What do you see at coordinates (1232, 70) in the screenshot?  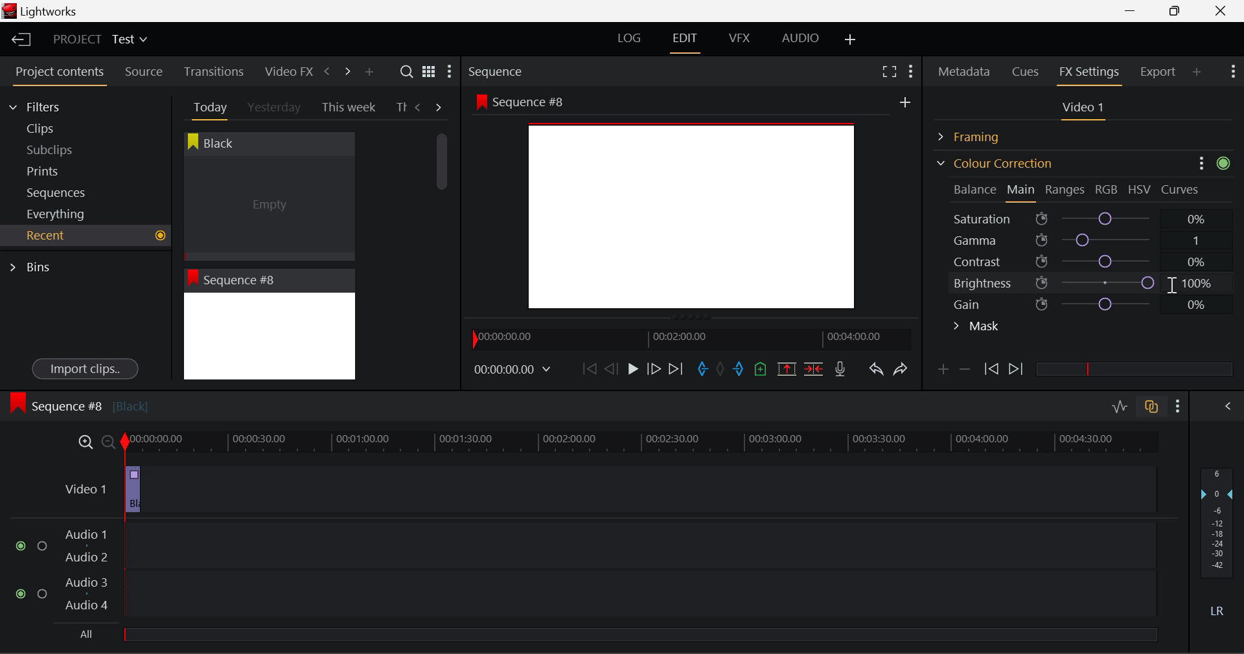 I see `Show Settings` at bounding box center [1232, 70].